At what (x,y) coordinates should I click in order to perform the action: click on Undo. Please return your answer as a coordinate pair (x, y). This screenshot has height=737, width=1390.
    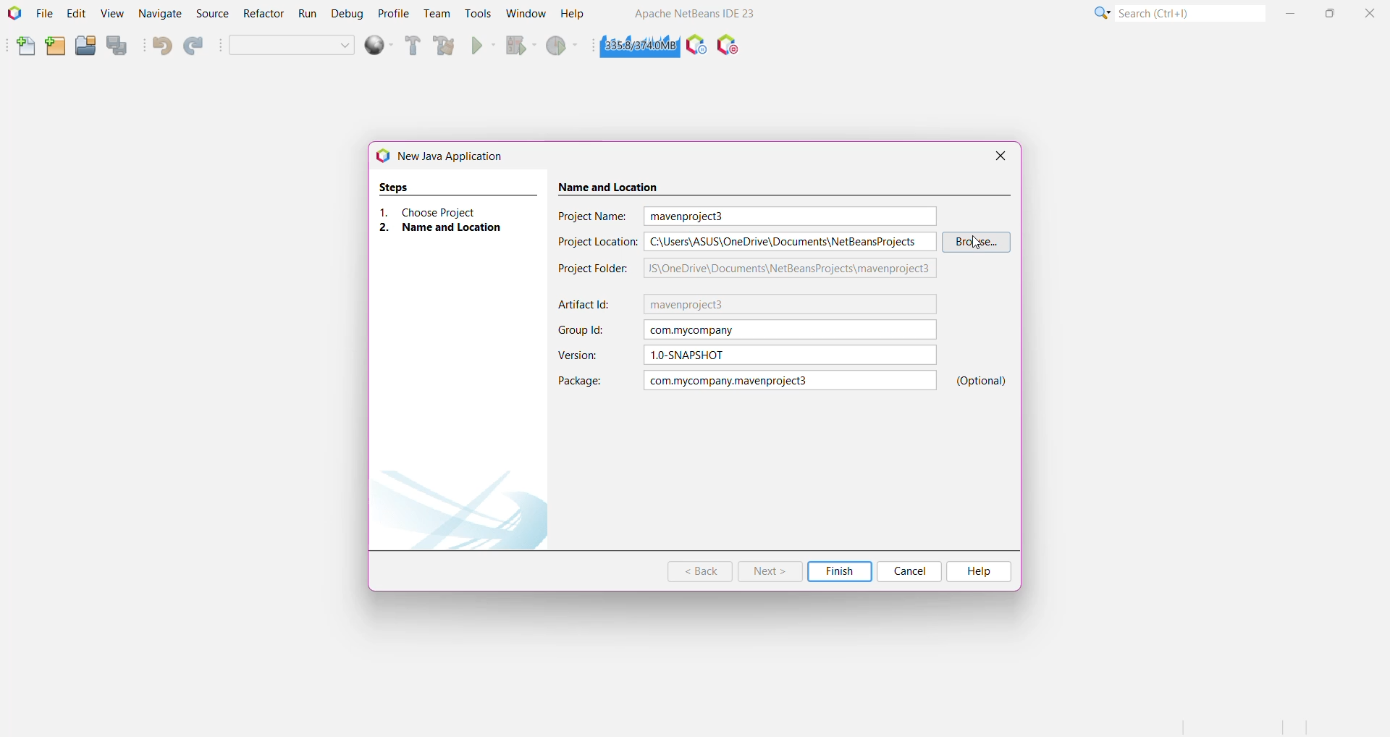
    Looking at the image, I should click on (162, 47).